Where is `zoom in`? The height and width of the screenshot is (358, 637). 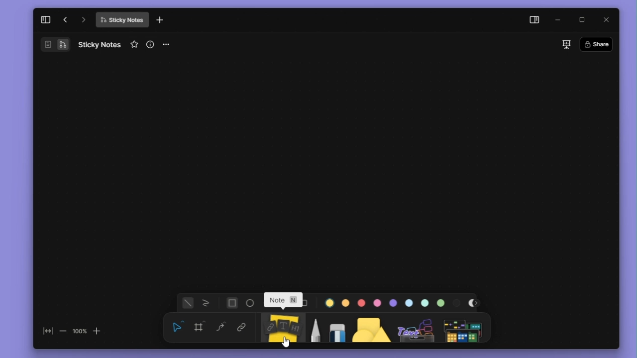
zoom in is located at coordinates (100, 330).